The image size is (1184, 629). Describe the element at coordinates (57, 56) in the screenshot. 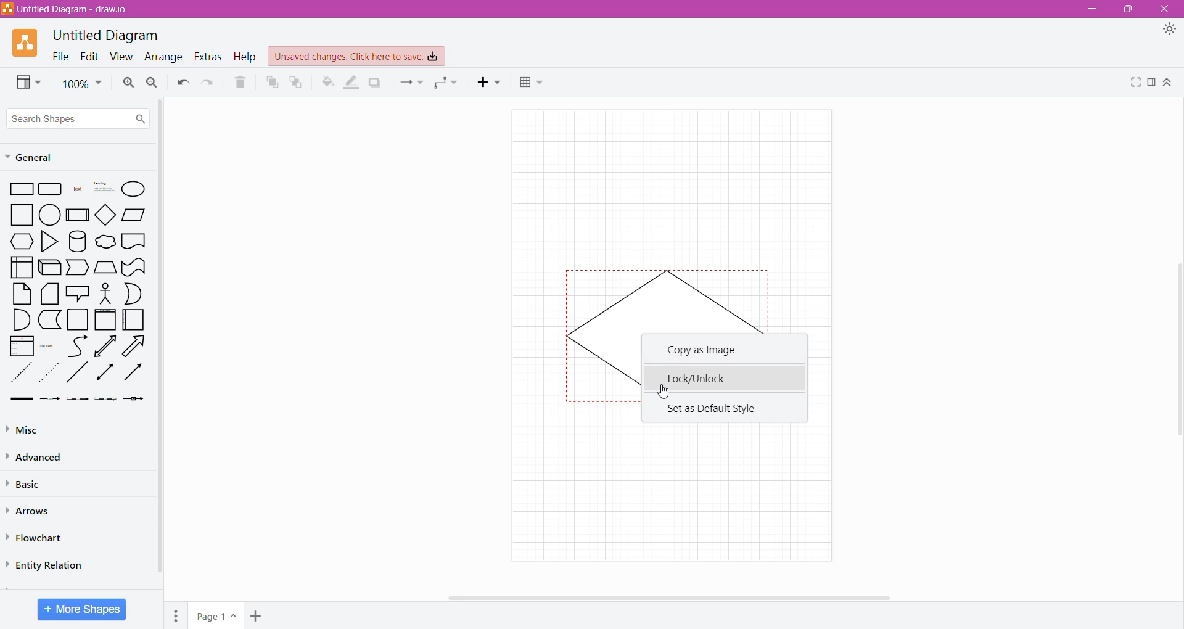

I see `File` at that location.